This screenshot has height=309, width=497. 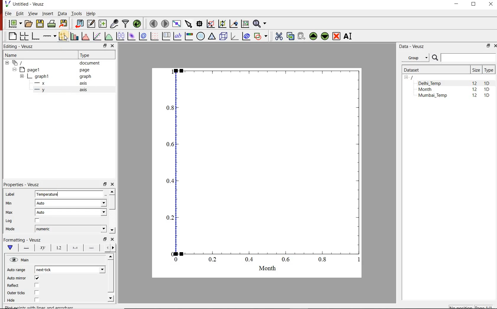 What do you see at coordinates (37, 292) in the screenshot?
I see `check/uncheck` at bounding box center [37, 292].